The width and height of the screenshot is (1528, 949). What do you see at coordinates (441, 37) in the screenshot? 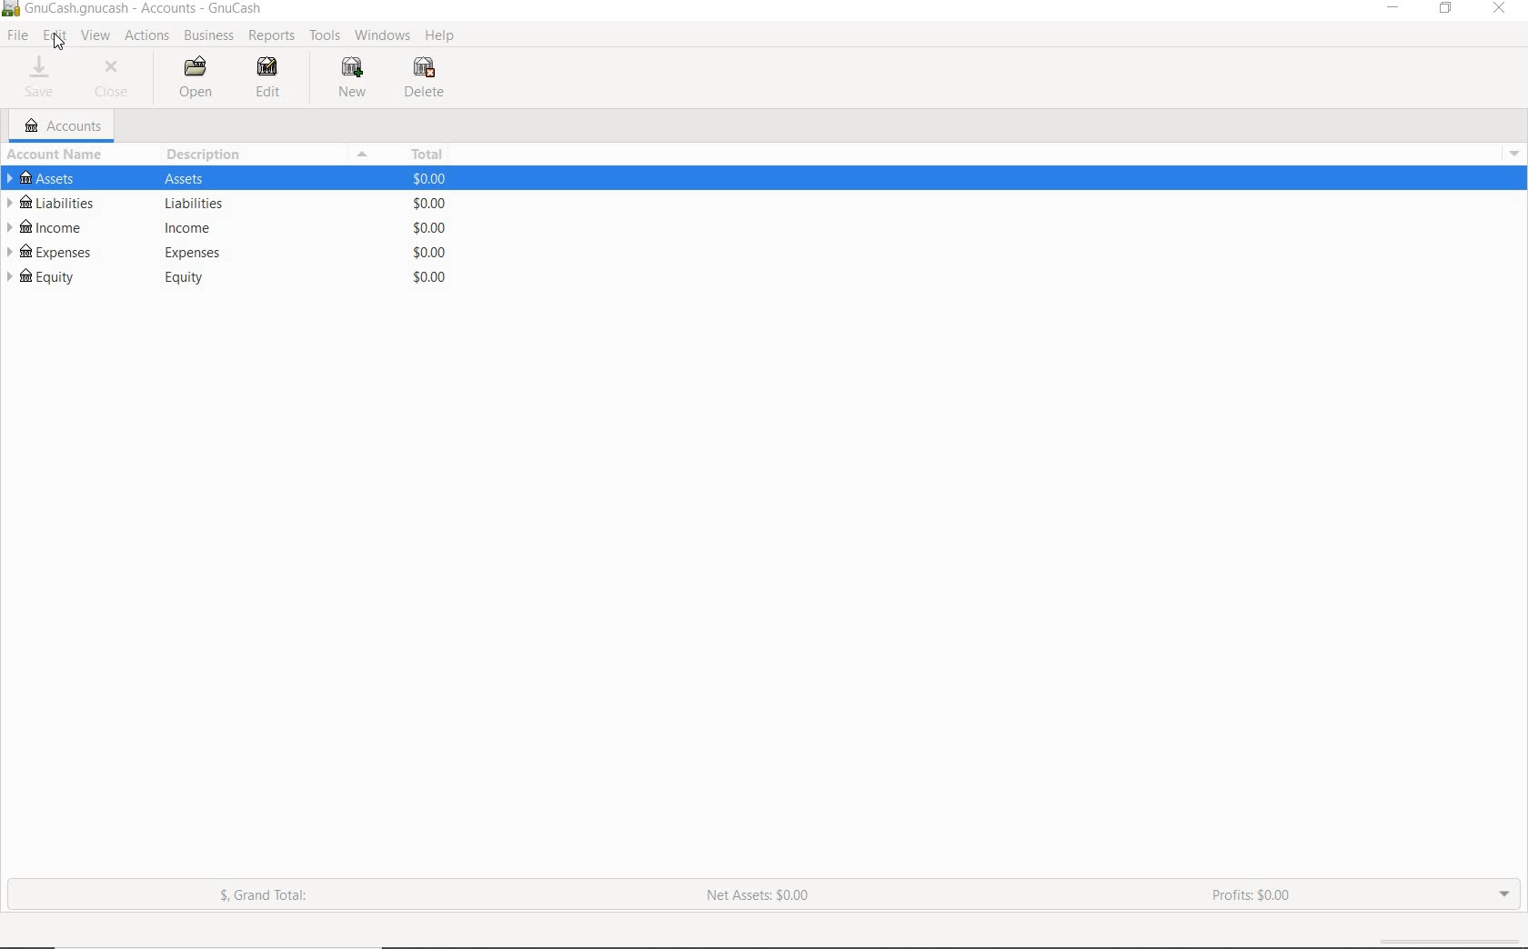
I see `HELP` at bounding box center [441, 37].